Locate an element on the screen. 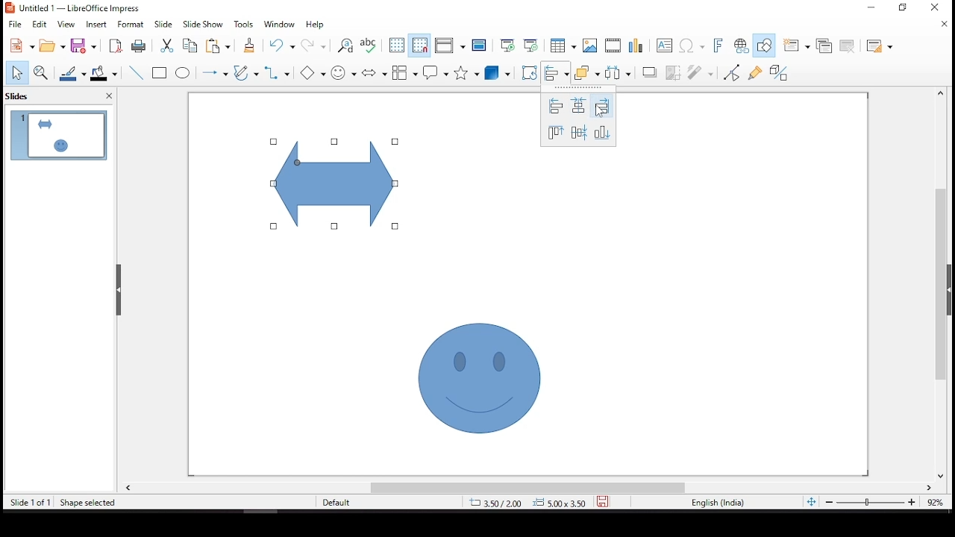  rectangle is located at coordinates (161, 74).